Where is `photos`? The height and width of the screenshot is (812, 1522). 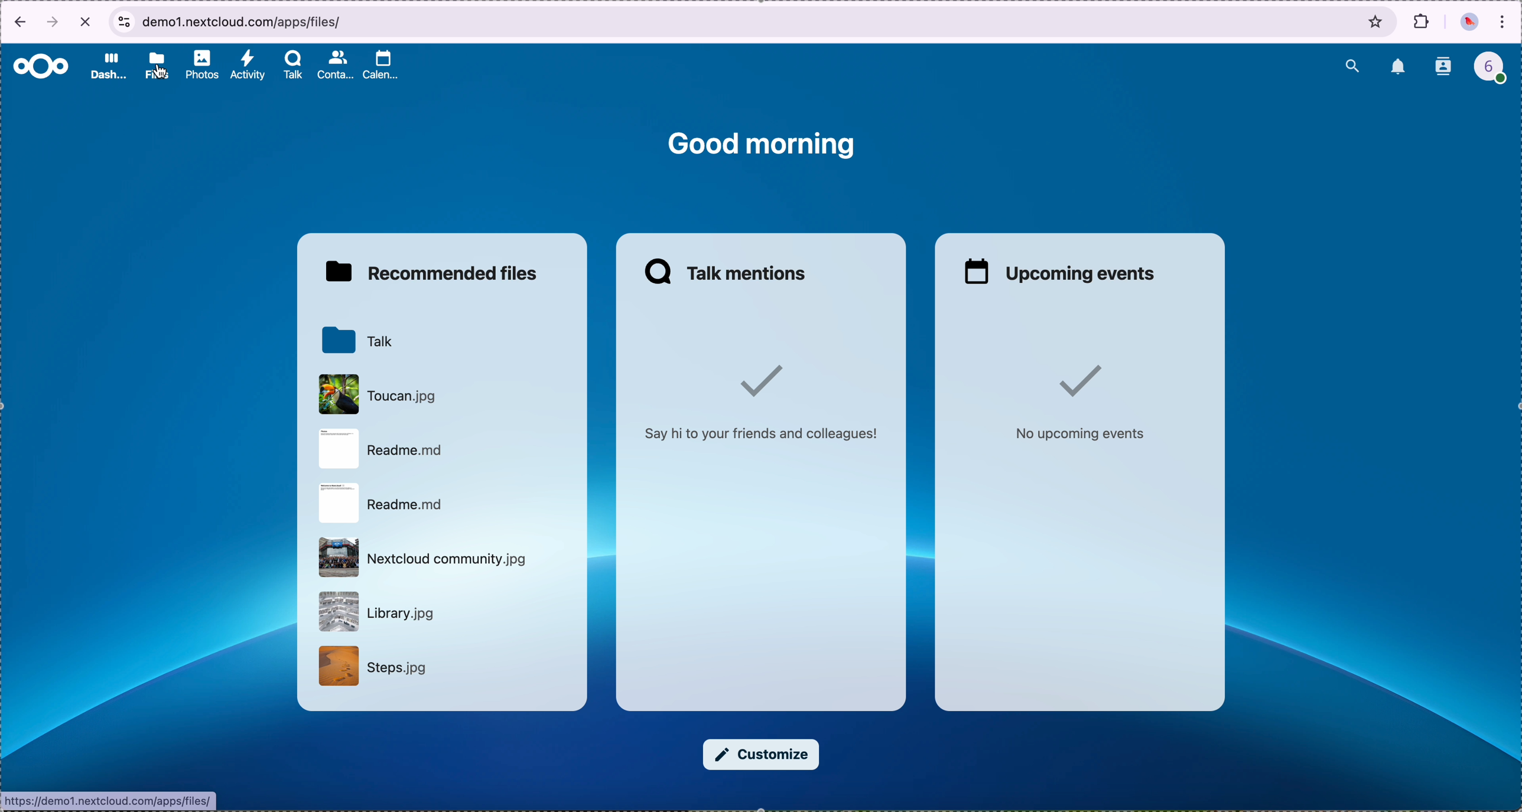 photos is located at coordinates (203, 66).